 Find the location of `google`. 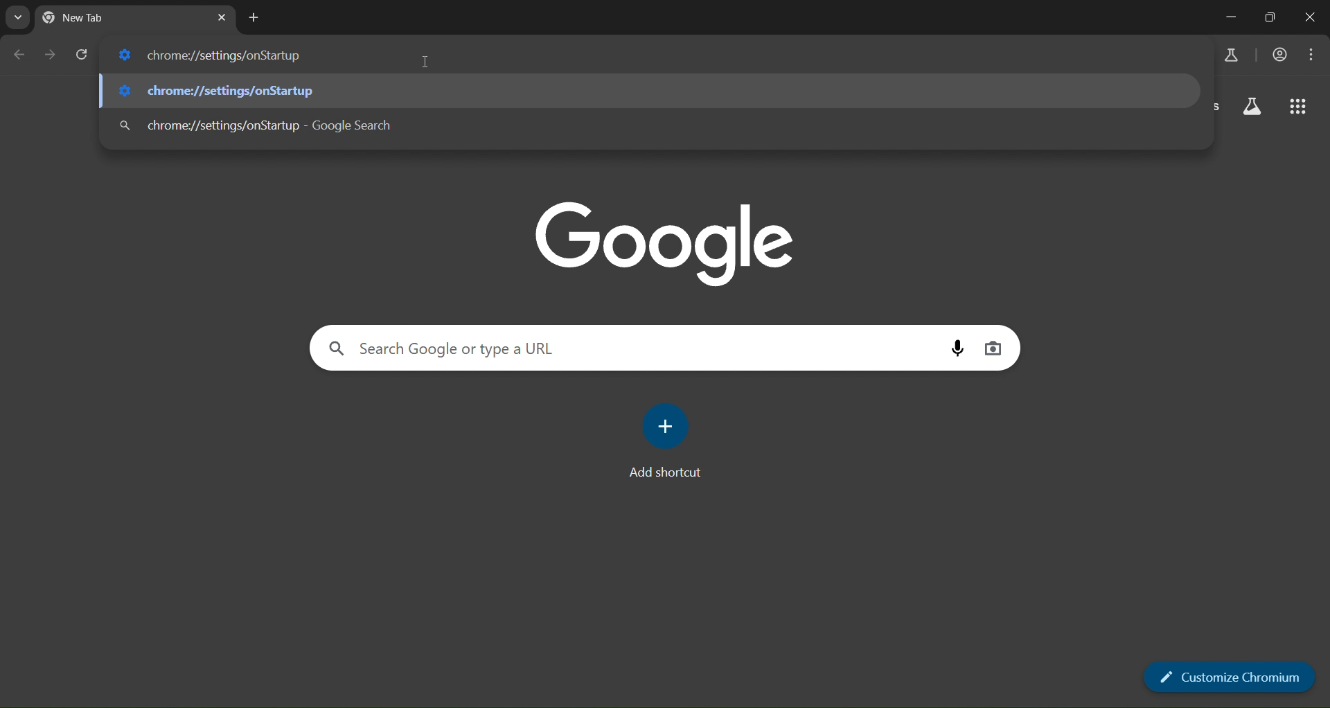

google is located at coordinates (668, 249).